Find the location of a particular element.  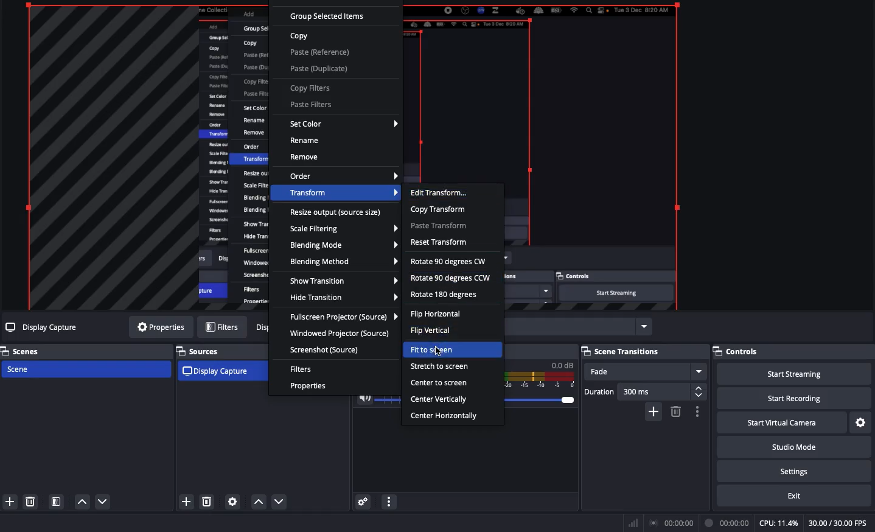

Copy transform  is located at coordinates (438, 210).